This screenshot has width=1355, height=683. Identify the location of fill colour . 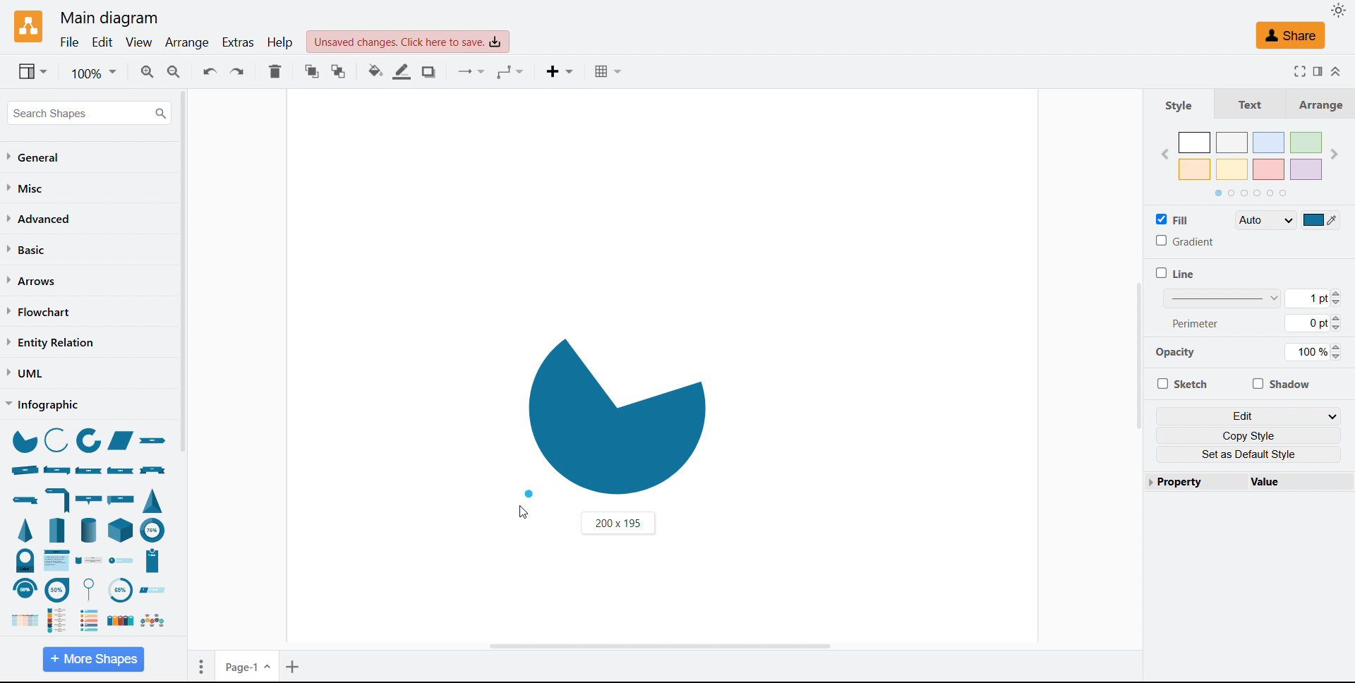
(1321, 219).